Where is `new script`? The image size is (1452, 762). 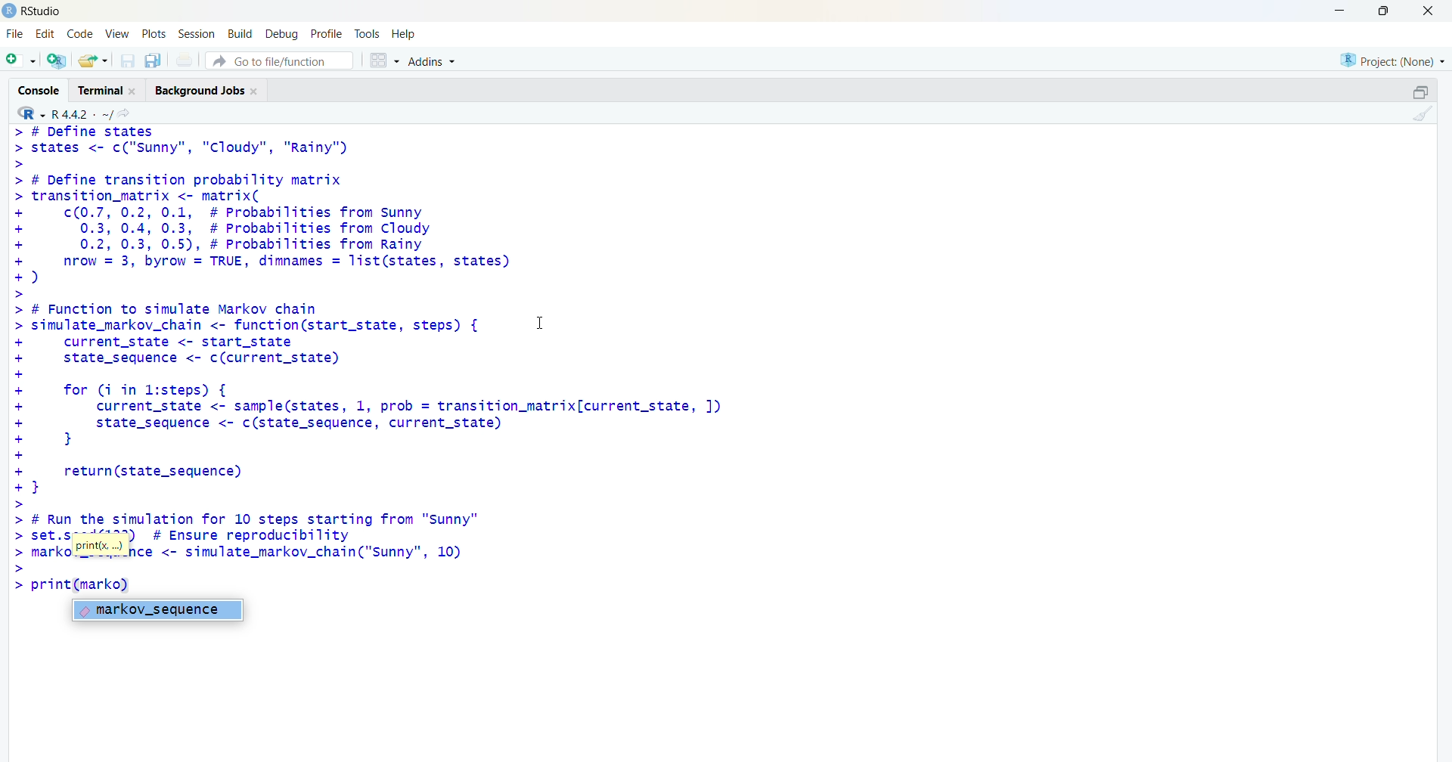 new script is located at coordinates (20, 60).